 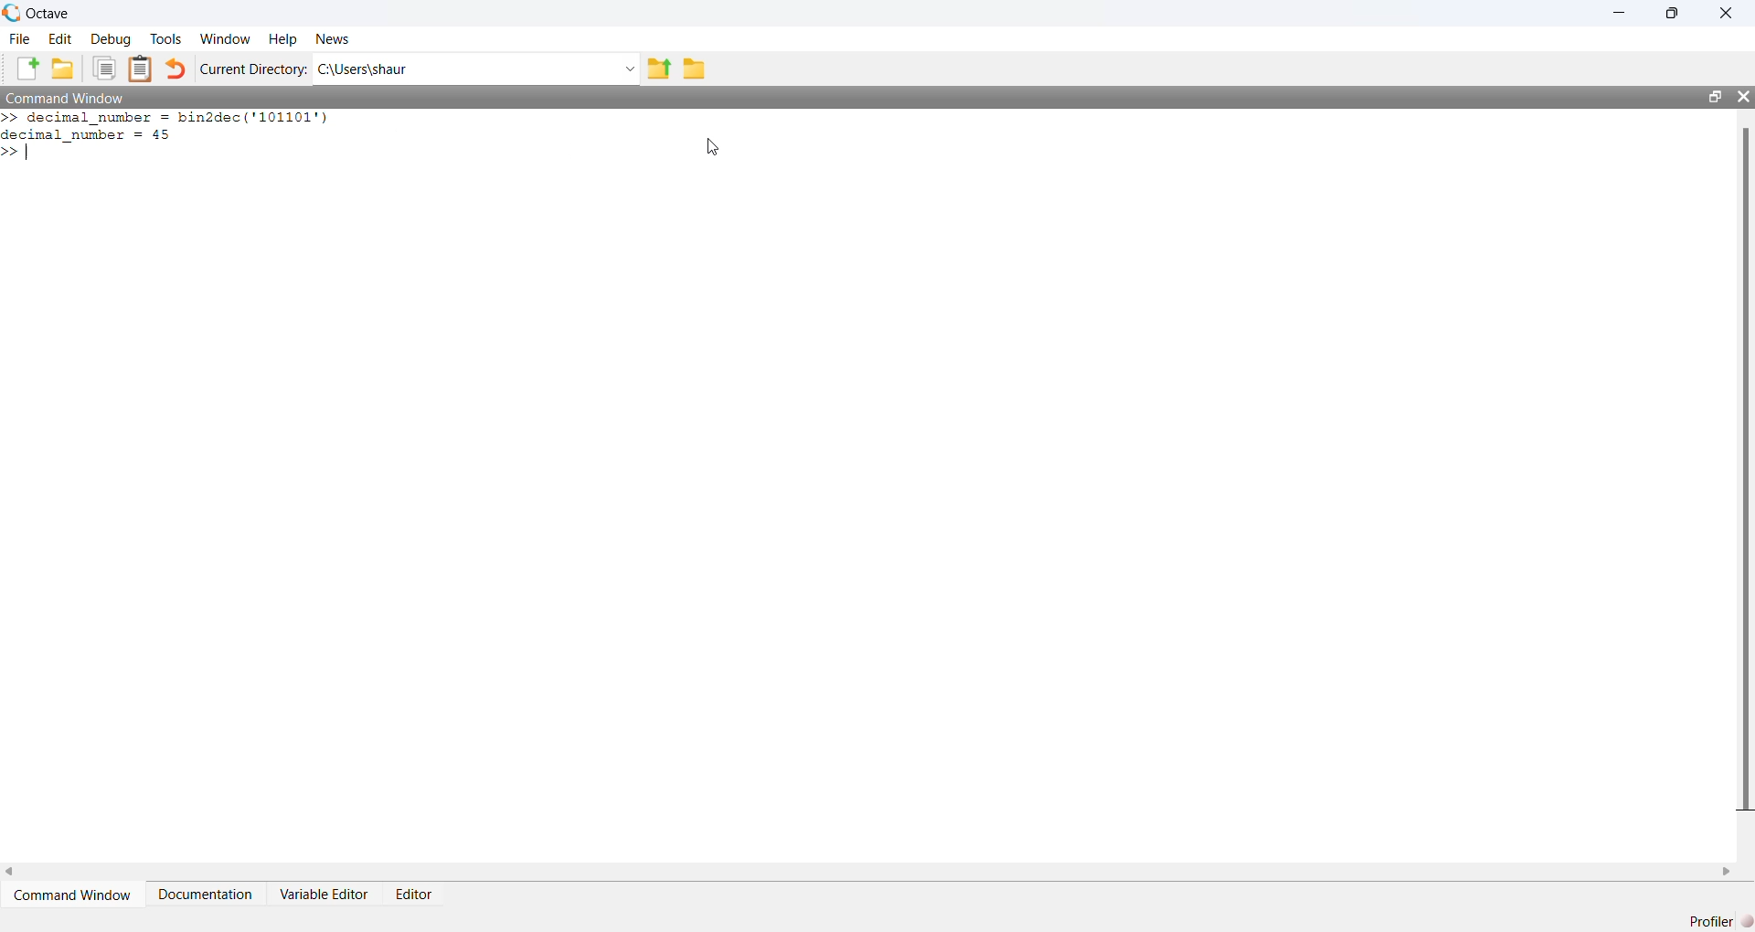 What do you see at coordinates (66, 97) in the screenshot?
I see `Command Window` at bounding box center [66, 97].